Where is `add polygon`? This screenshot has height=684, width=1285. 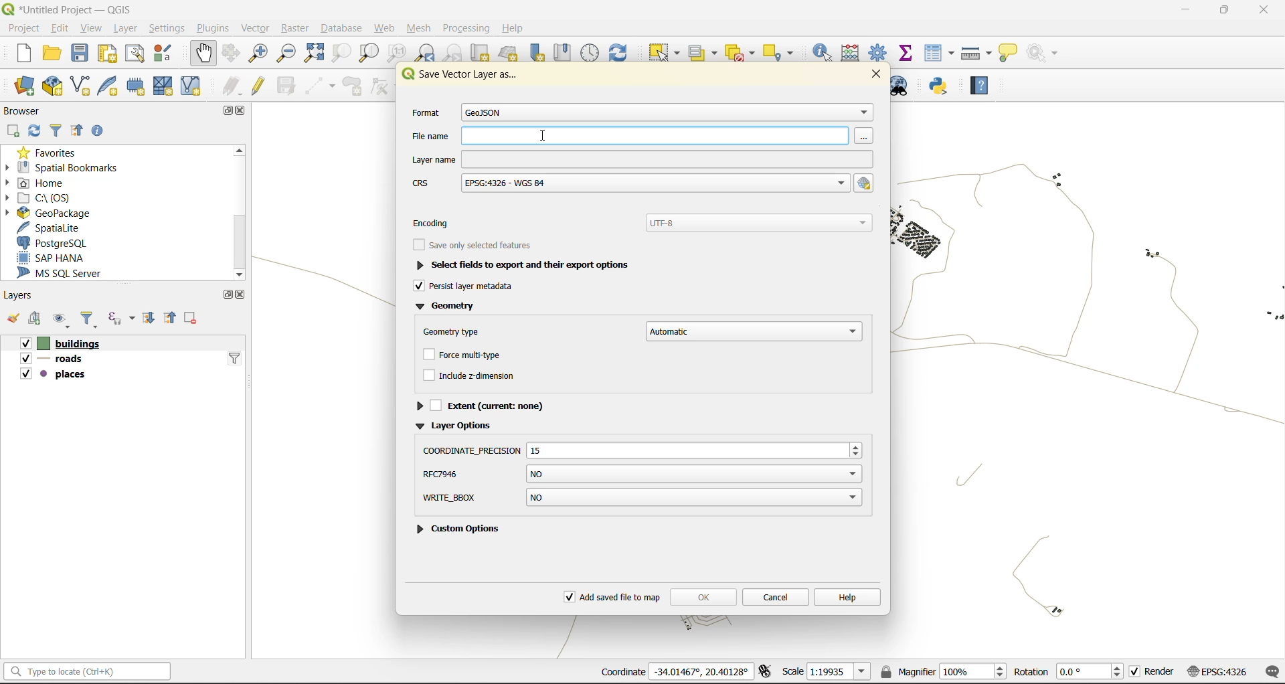 add polygon is located at coordinates (355, 86).